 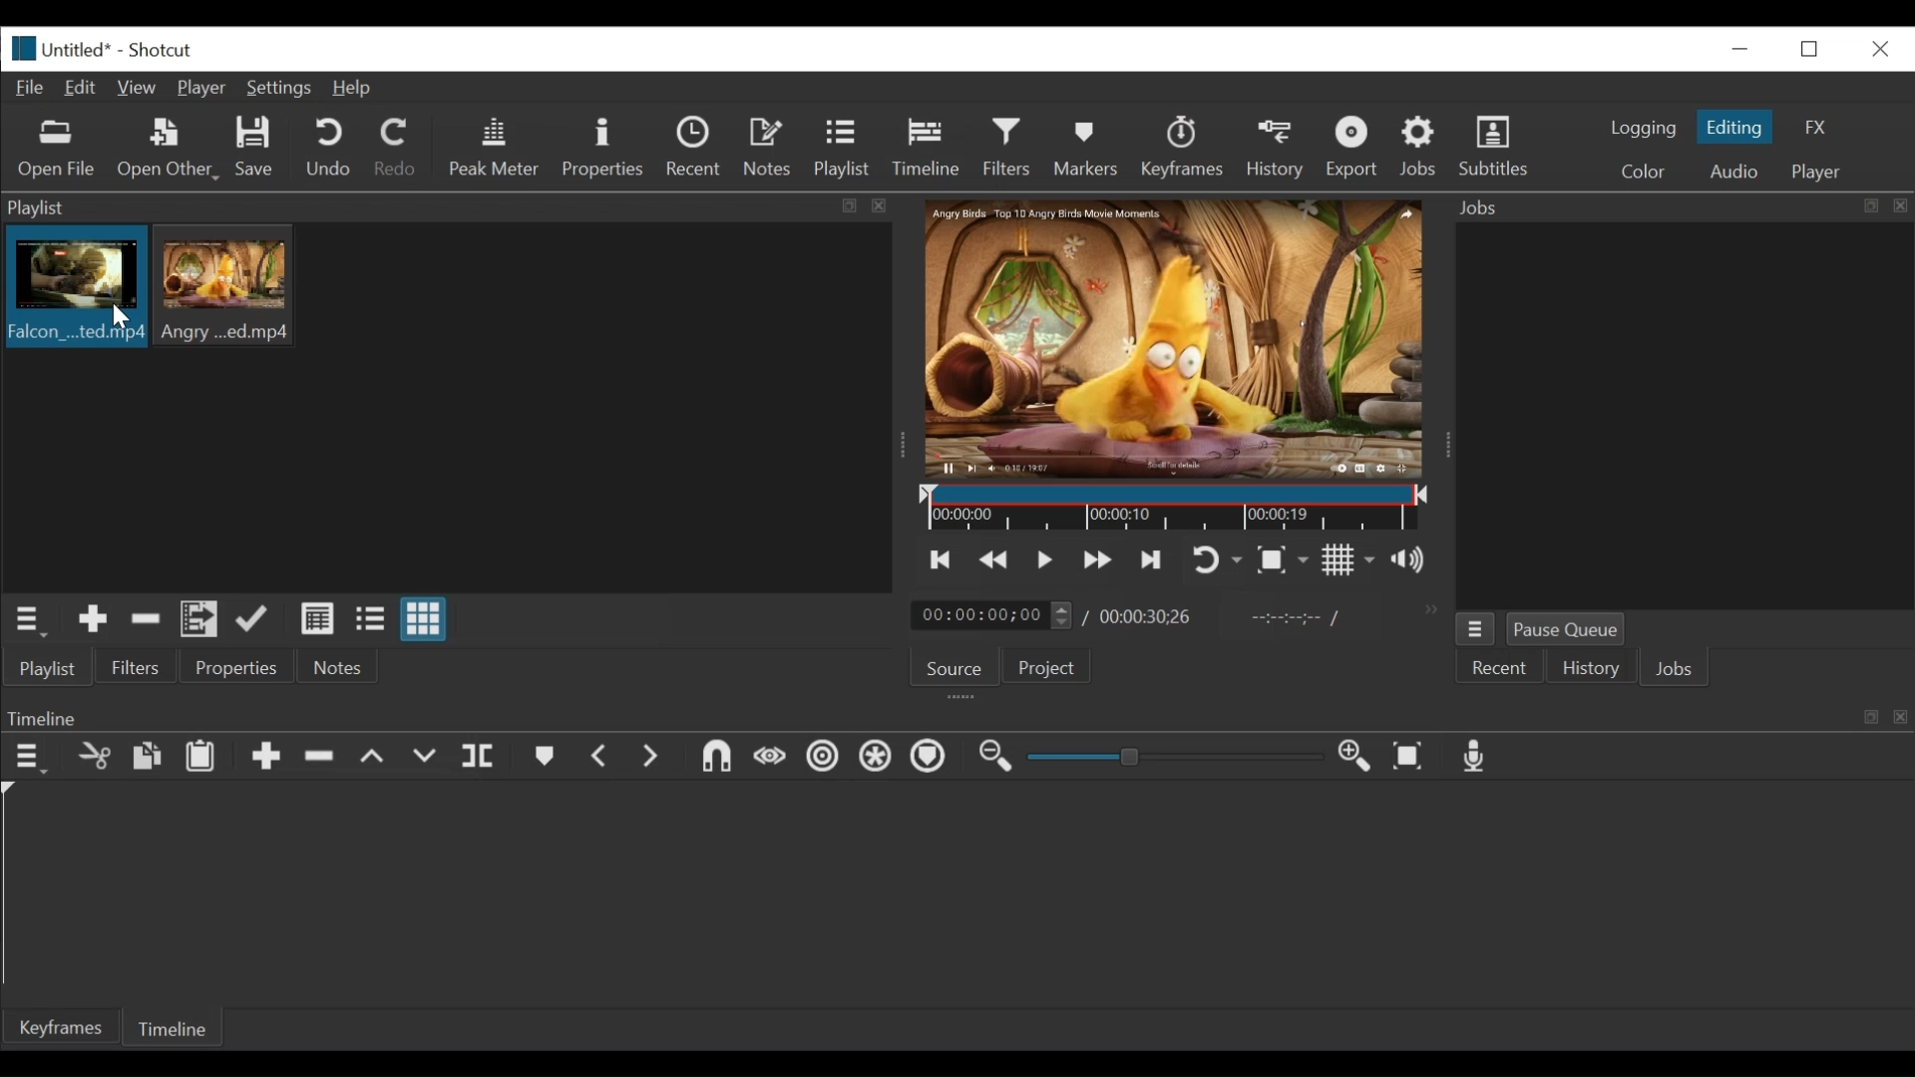 I want to click on Zoom timeline in, so click(x=992, y=759).